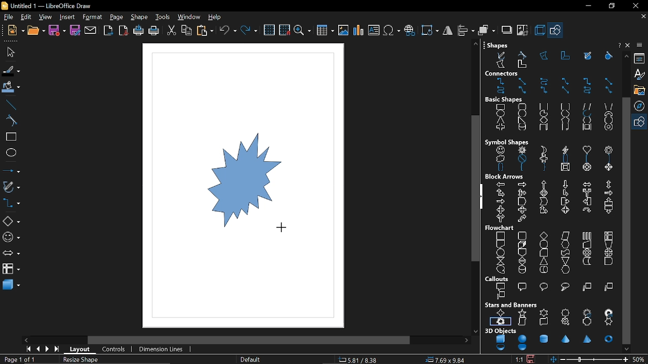  Describe the element at coordinates (251, 339) in the screenshot. I see `Horizontal scroll bar` at that location.